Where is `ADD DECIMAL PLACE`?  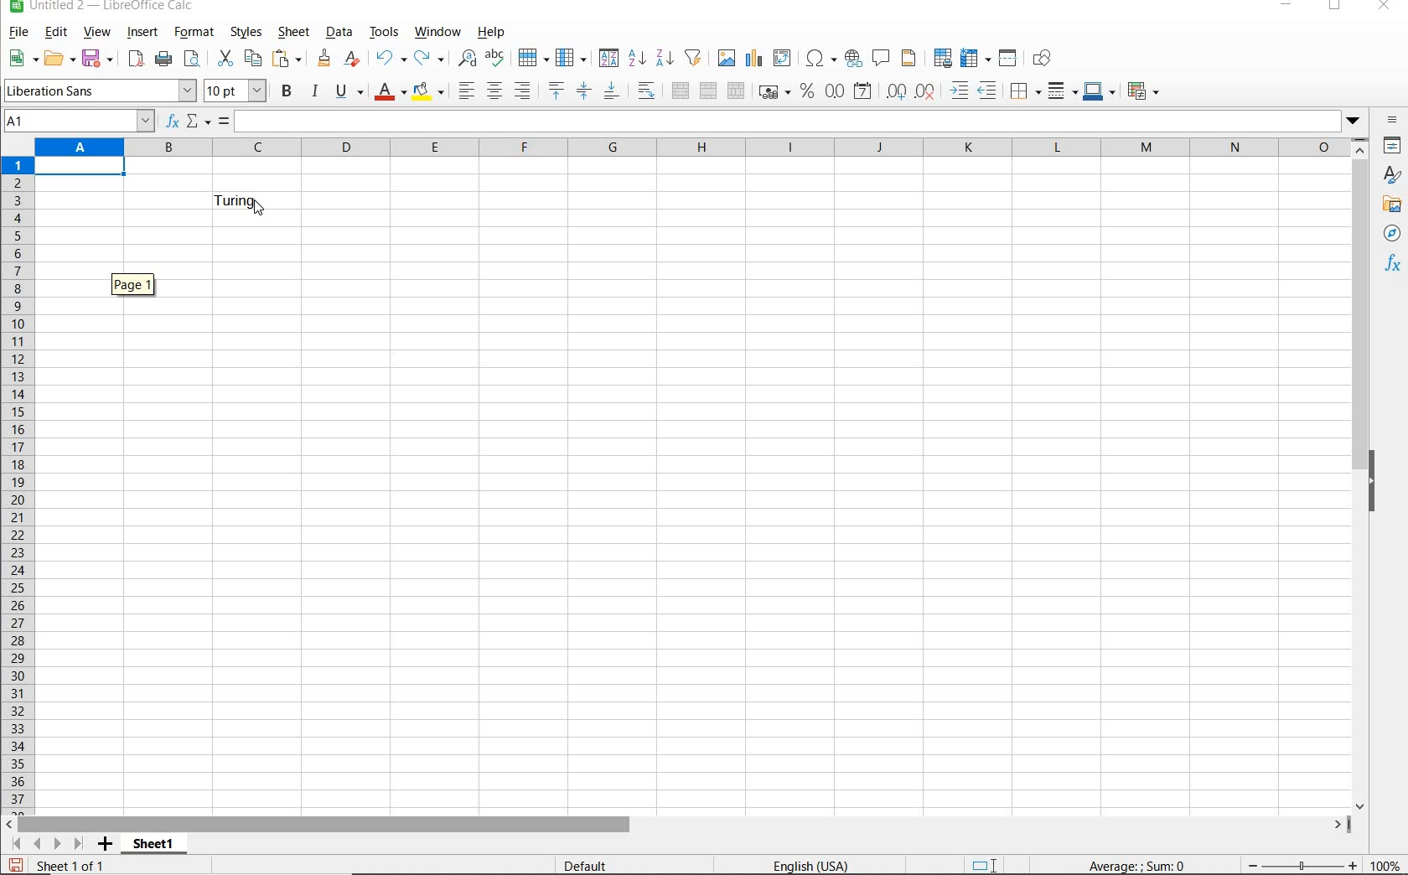
ADD DECIMAL PLACE is located at coordinates (893, 89).